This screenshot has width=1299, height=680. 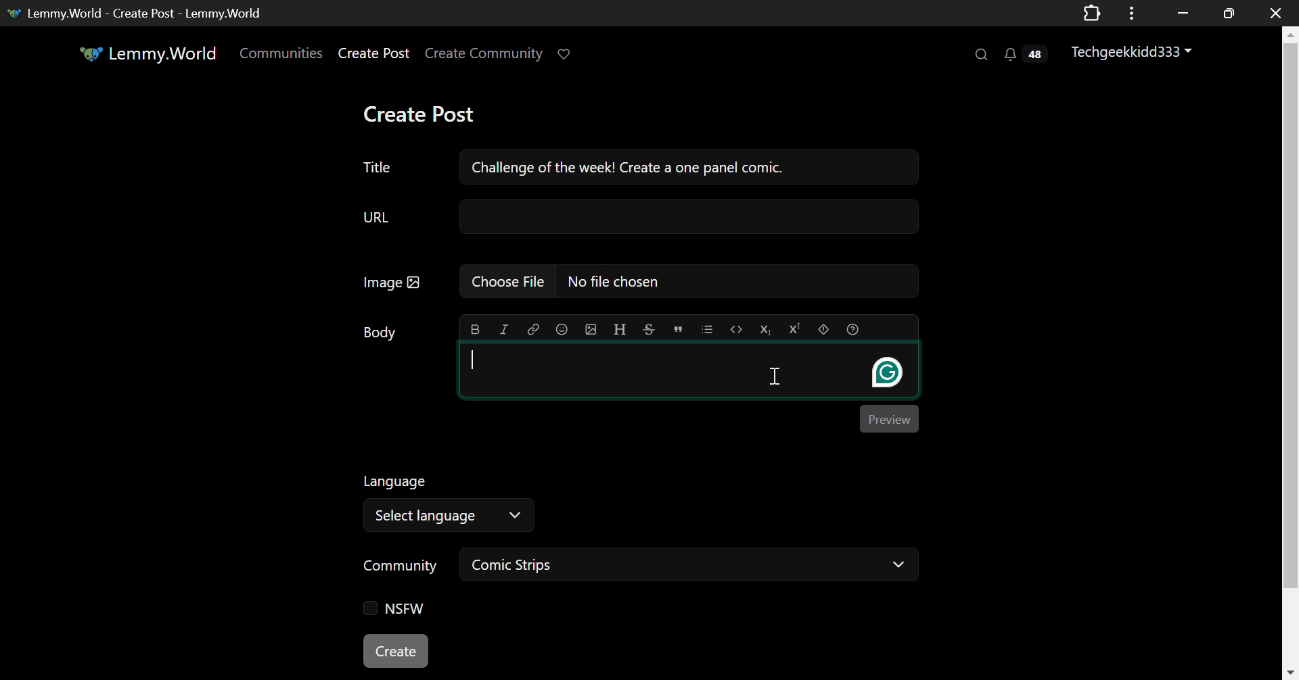 I want to click on Subscript, so click(x=766, y=329).